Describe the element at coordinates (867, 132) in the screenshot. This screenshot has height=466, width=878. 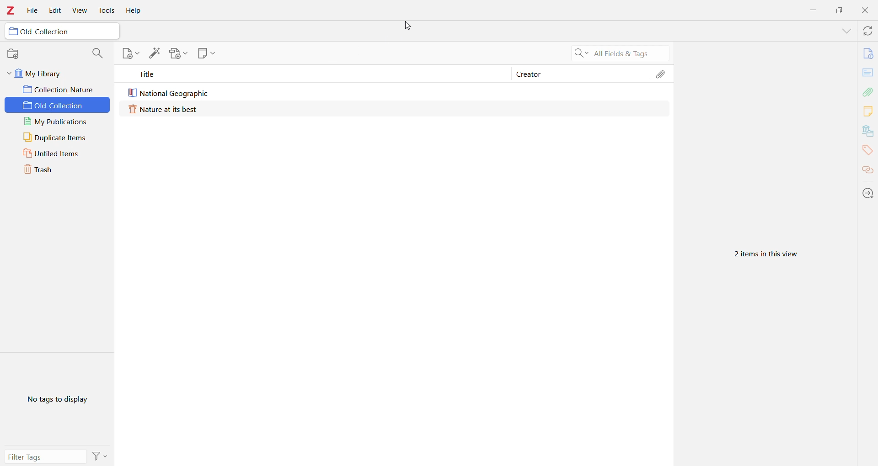
I see `Libraries and Collections` at that location.